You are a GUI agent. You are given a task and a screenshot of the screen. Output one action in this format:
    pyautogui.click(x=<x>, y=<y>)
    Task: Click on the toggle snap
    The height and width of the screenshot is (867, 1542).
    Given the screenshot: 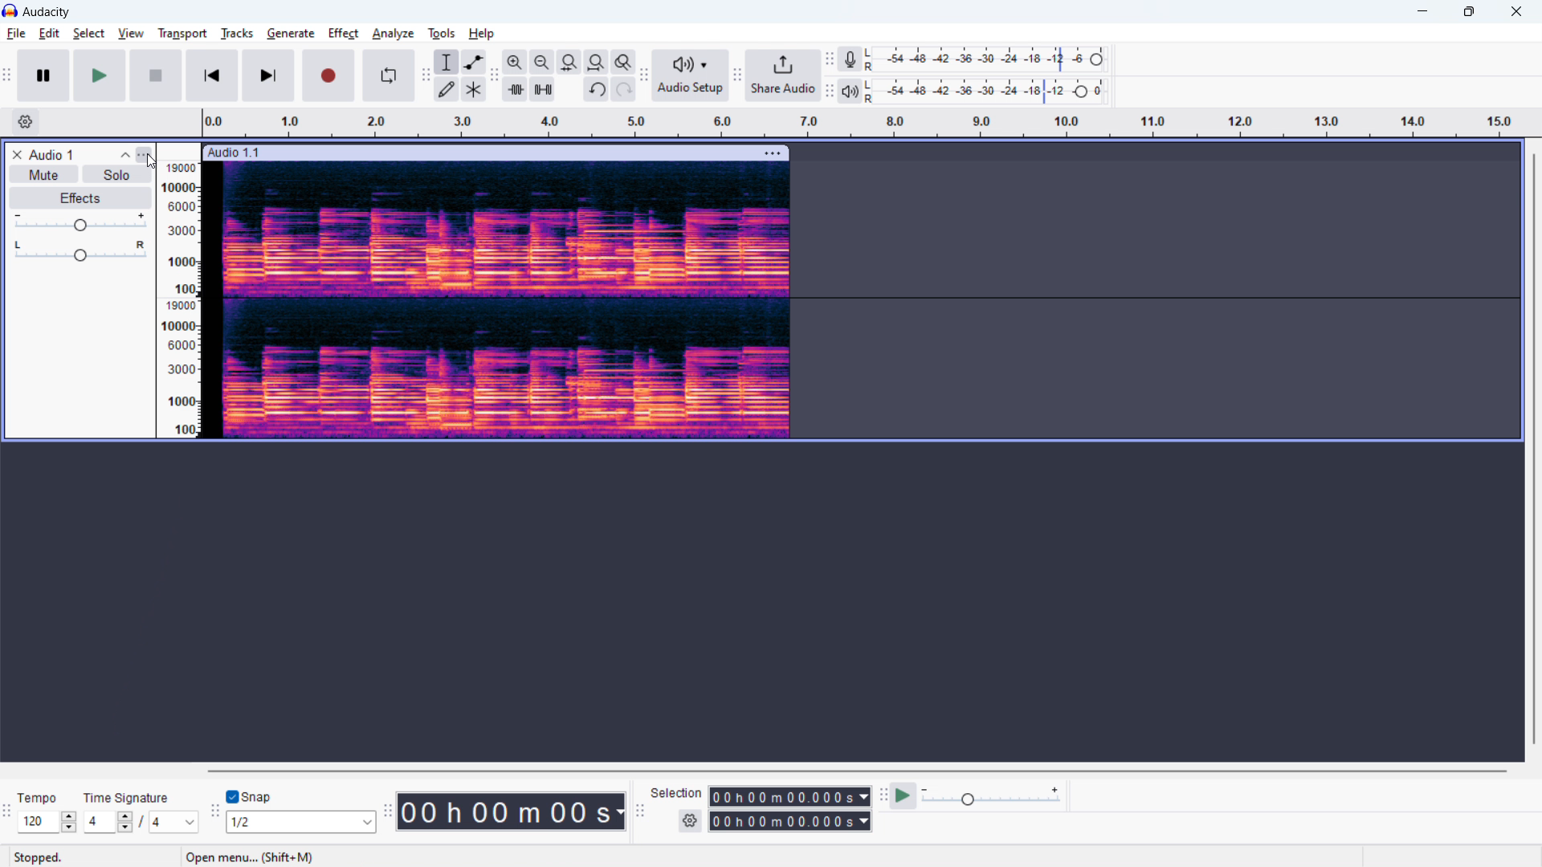 What is the action you would take?
    pyautogui.click(x=255, y=796)
    